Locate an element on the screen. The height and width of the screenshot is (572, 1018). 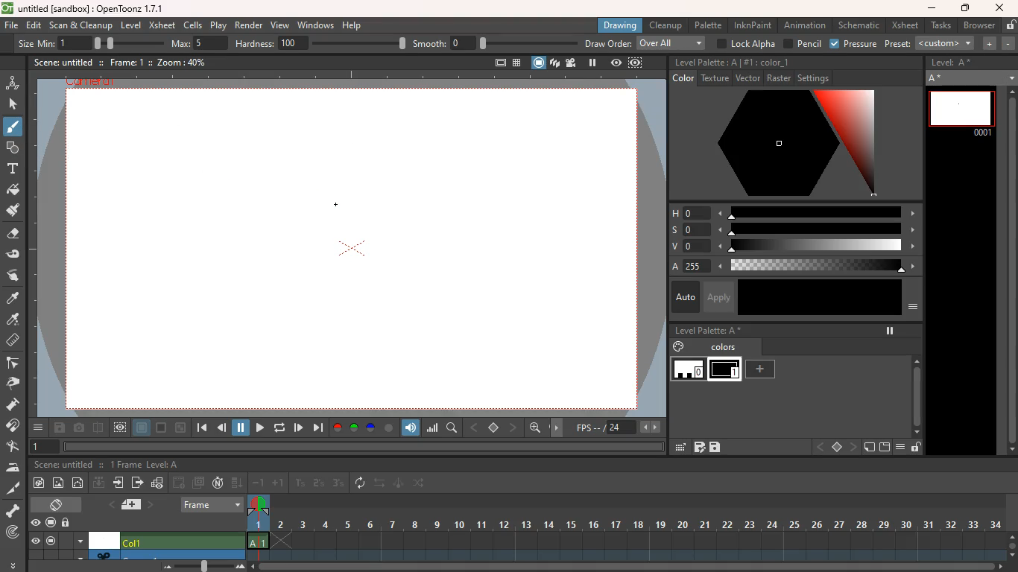
full screen is located at coordinates (494, 61).